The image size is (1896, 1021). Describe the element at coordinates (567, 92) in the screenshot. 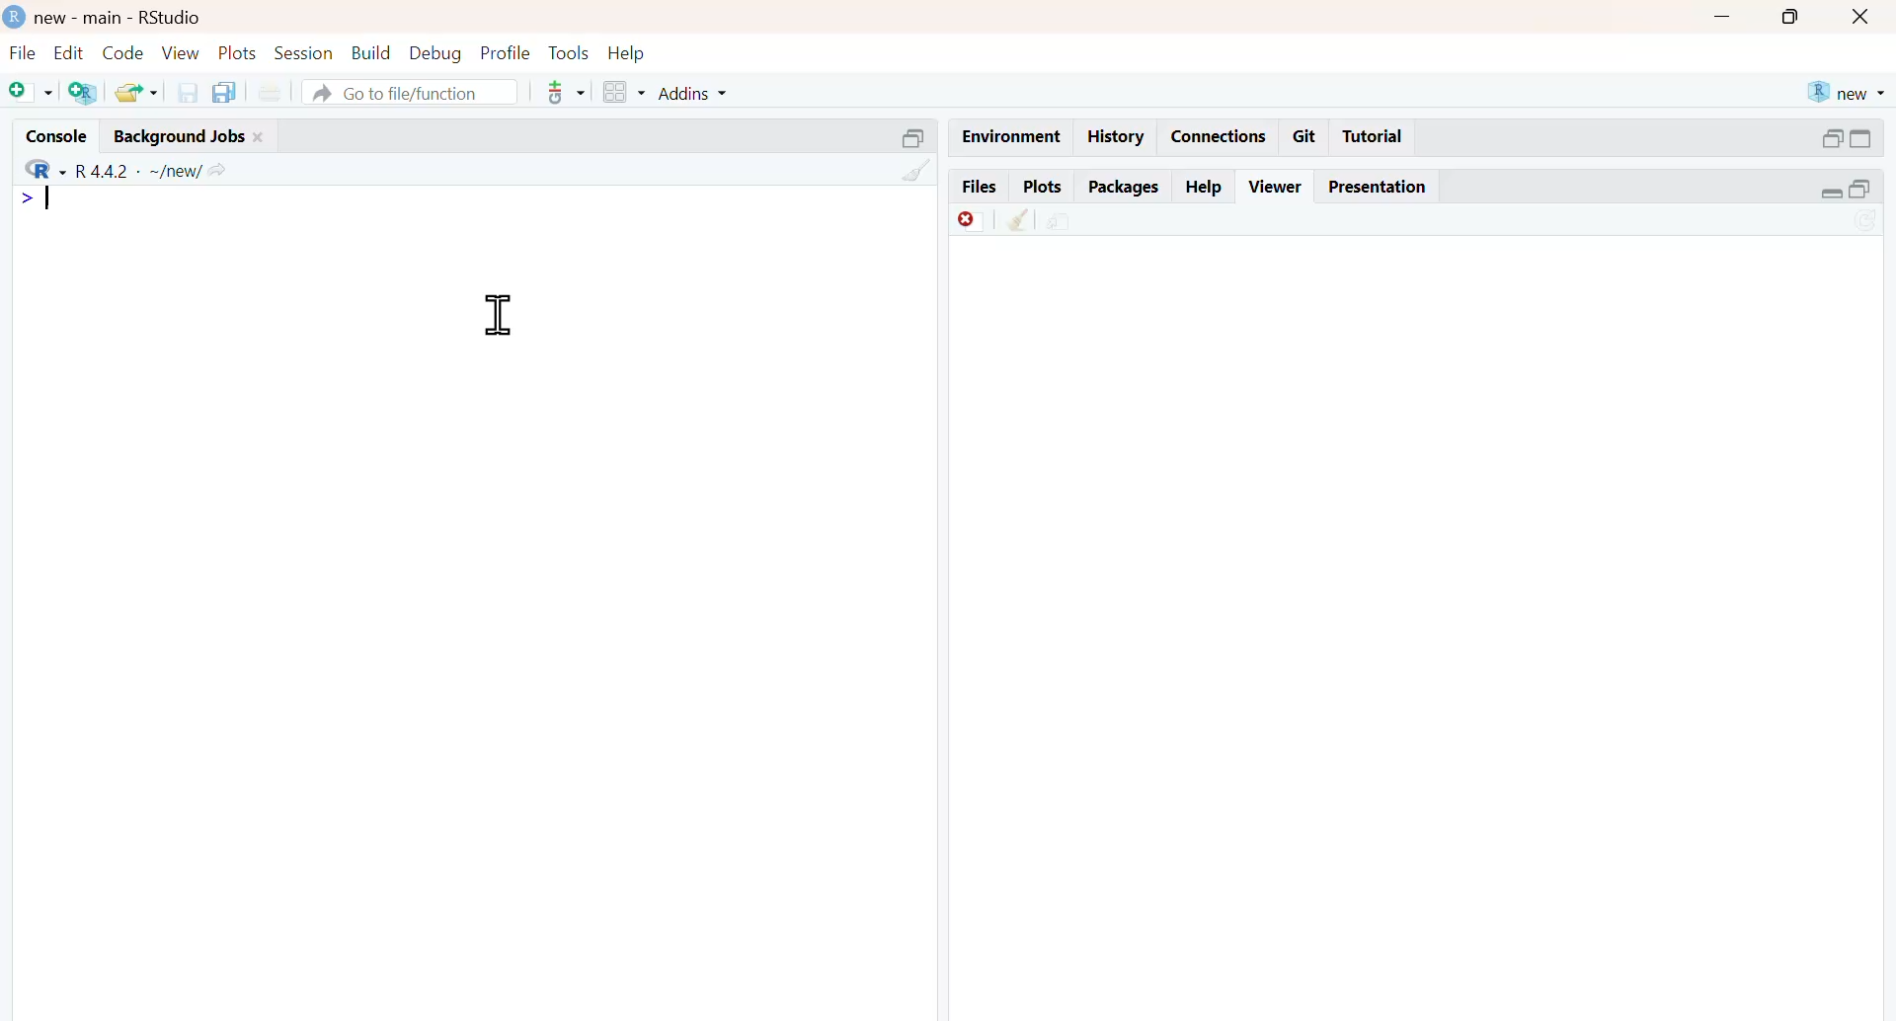

I see `tools` at that location.